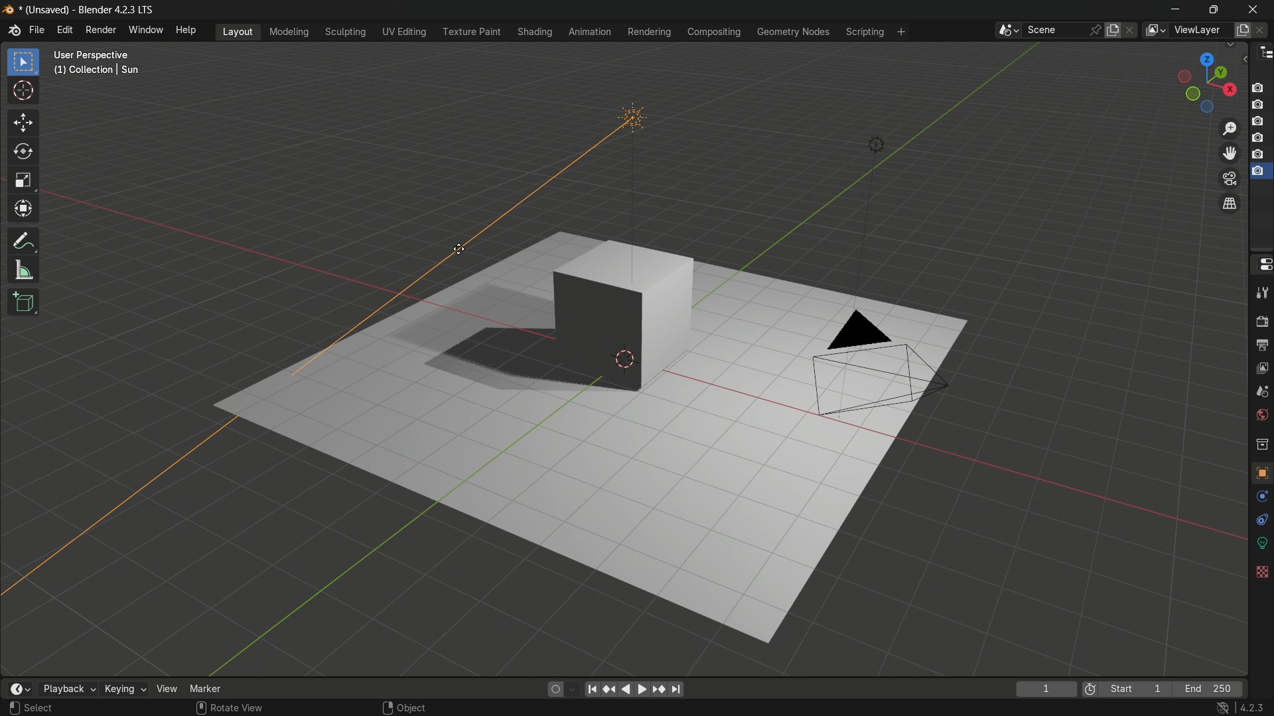 The image size is (1274, 716). I want to click on output, so click(1262, 345).